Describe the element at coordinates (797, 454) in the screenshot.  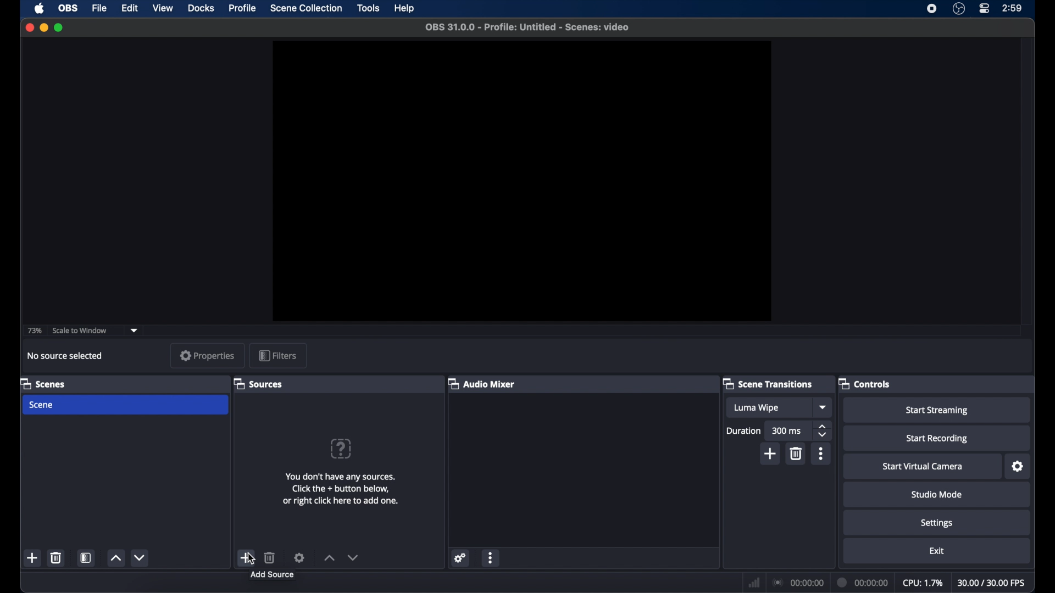
I see `delete` at that location.